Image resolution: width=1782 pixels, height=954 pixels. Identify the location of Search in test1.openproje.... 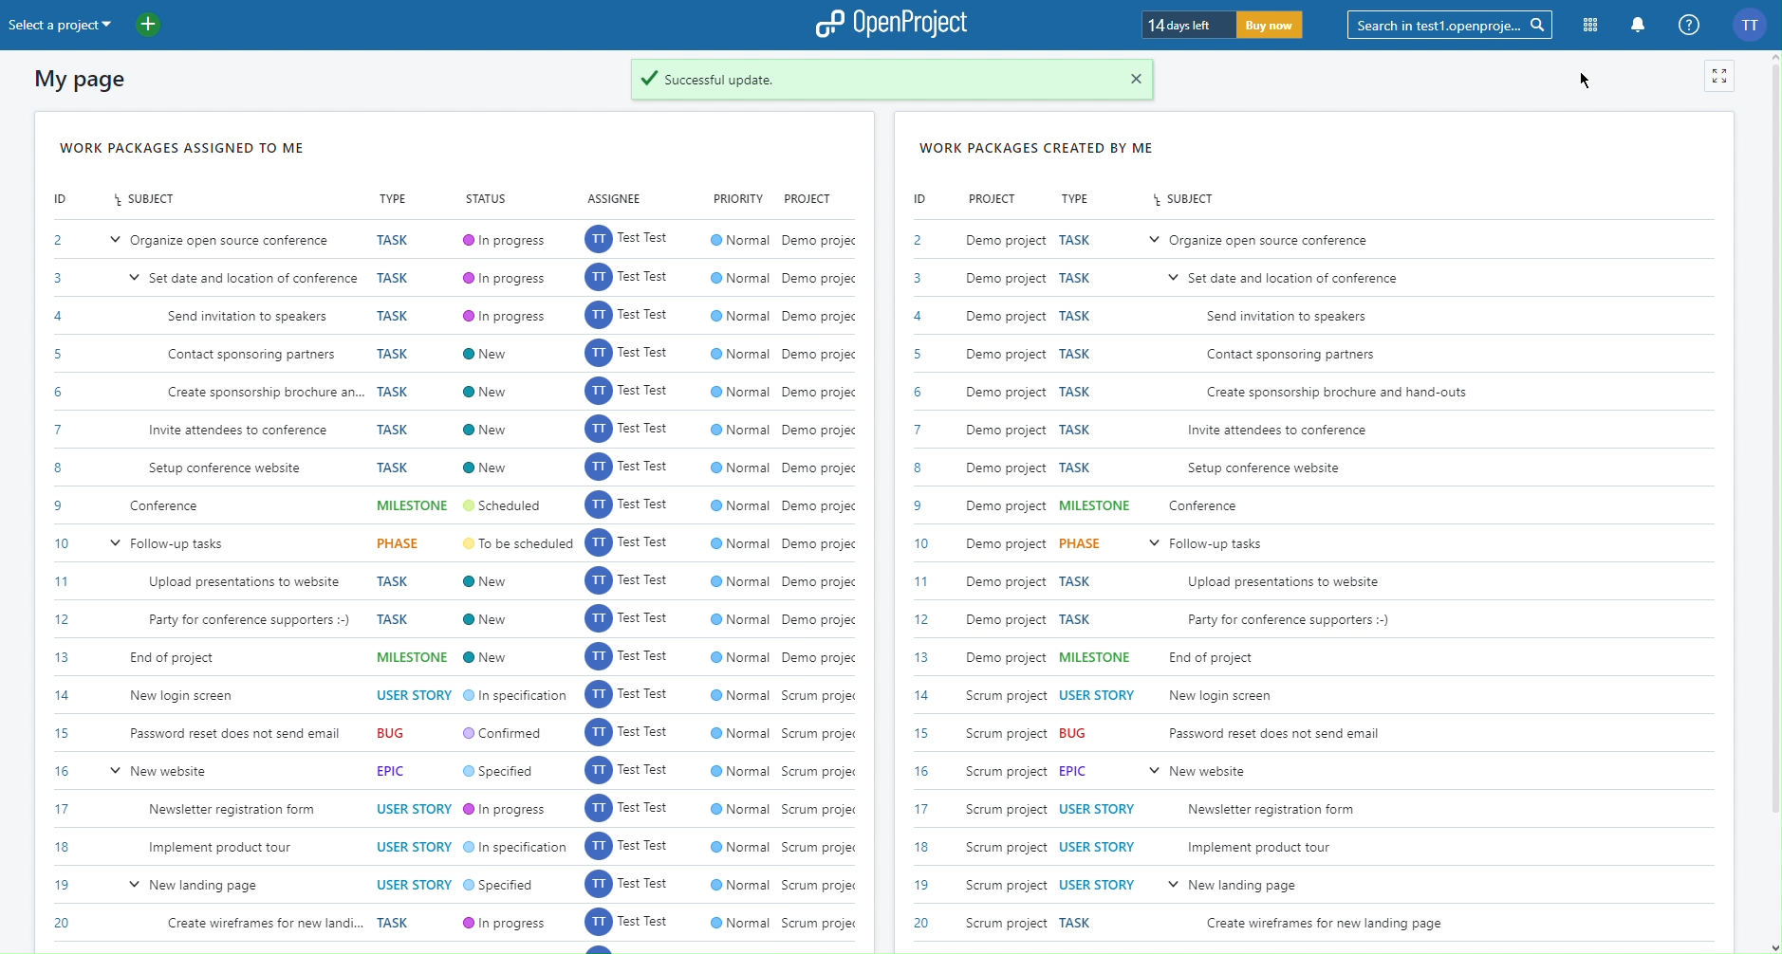
(1456, 26).